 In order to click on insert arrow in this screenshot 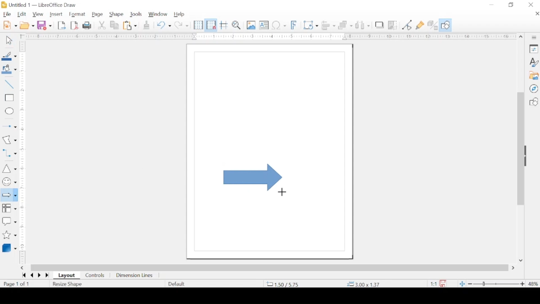, I will do `click(9, 126)`.